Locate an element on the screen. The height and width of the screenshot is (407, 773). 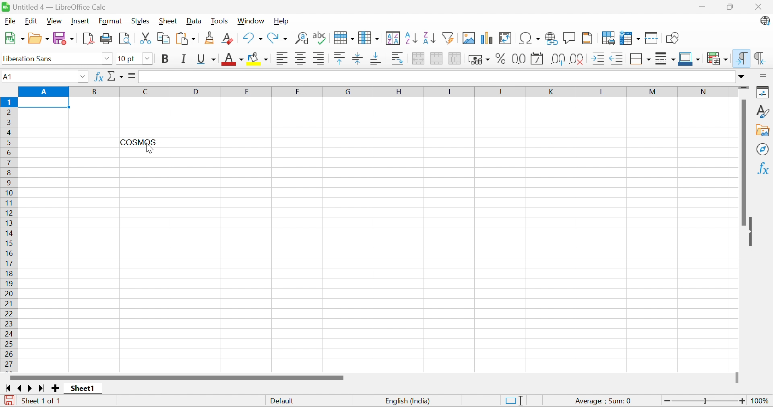
Default is located at coordinates (282, 401).